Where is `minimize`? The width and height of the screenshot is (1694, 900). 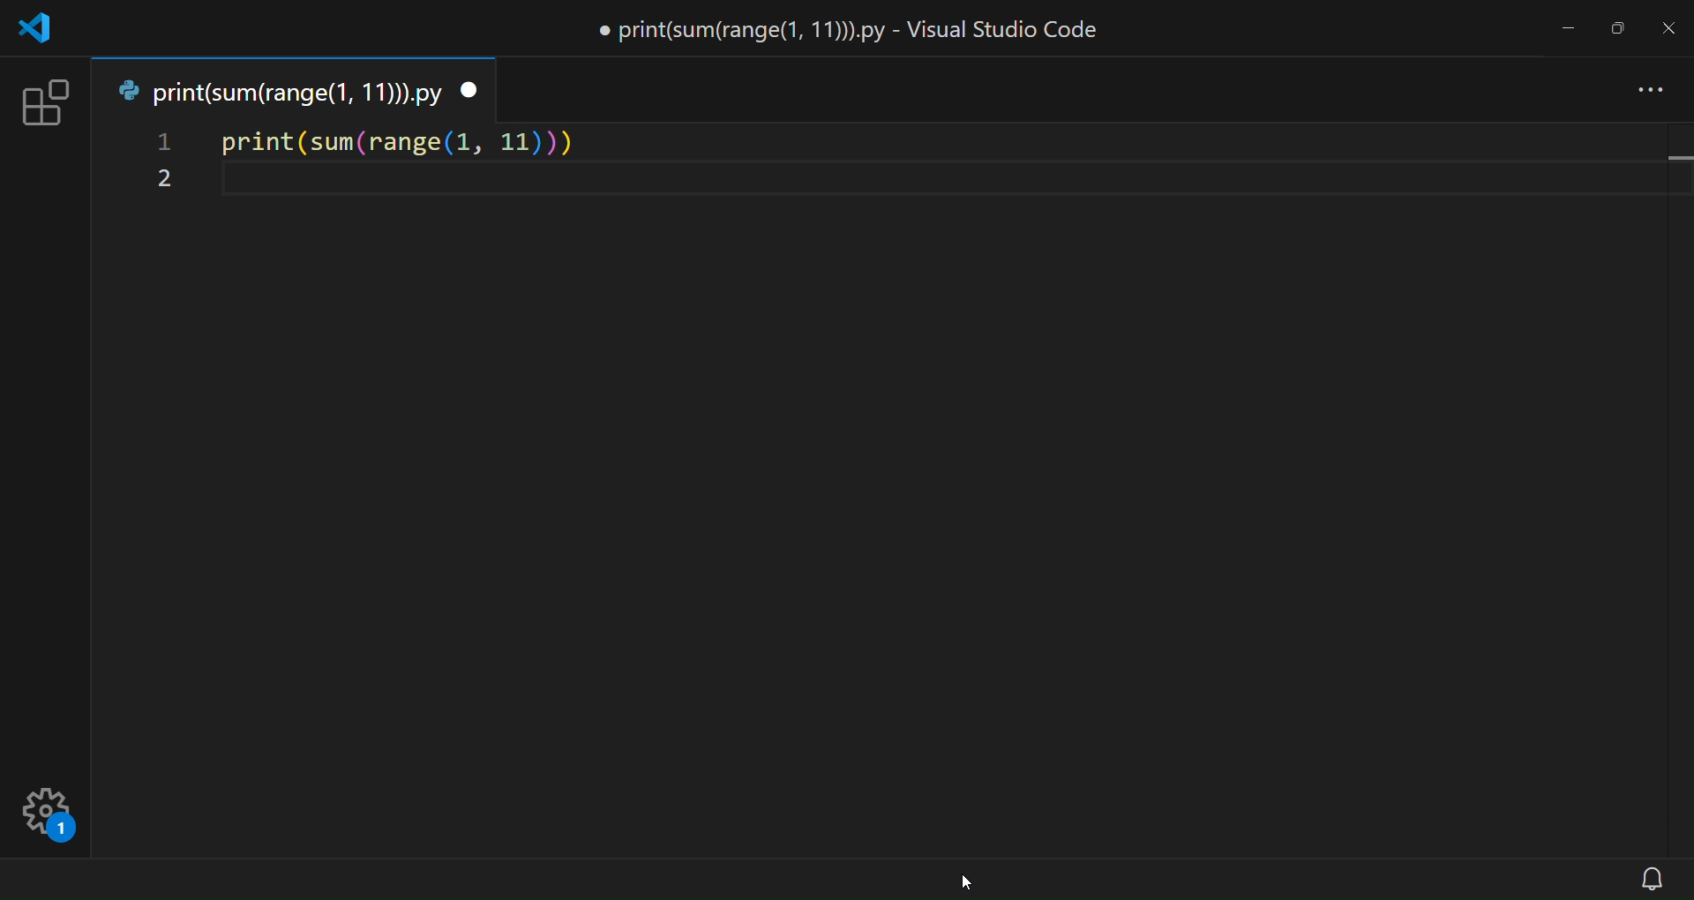 minimize is located at coordinates (1573, 26).